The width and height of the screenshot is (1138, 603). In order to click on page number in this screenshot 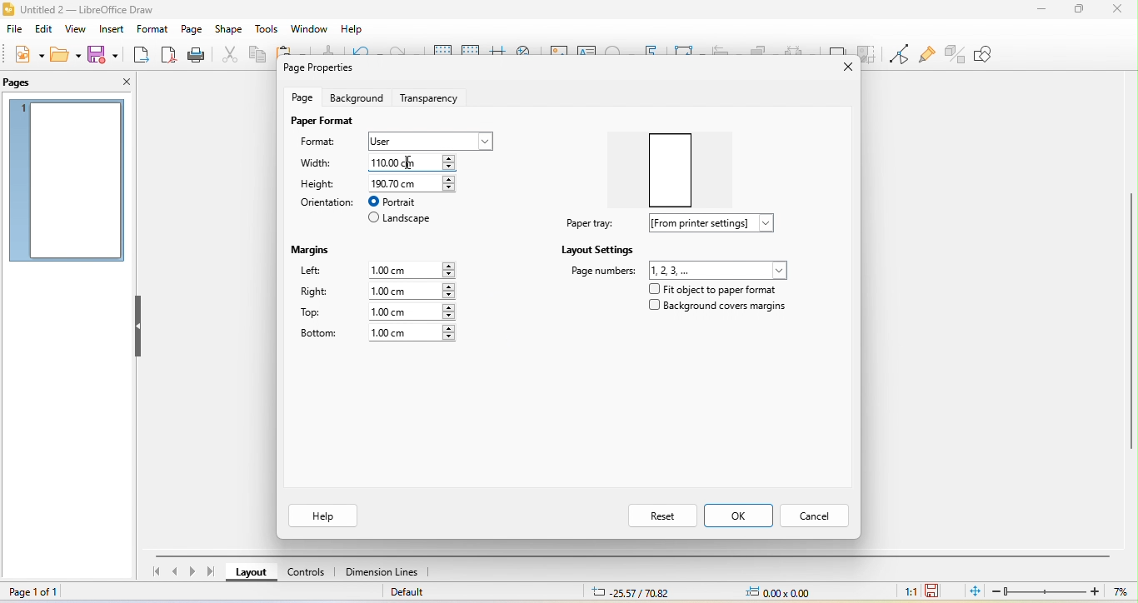, I will do `click(680, 269)`.